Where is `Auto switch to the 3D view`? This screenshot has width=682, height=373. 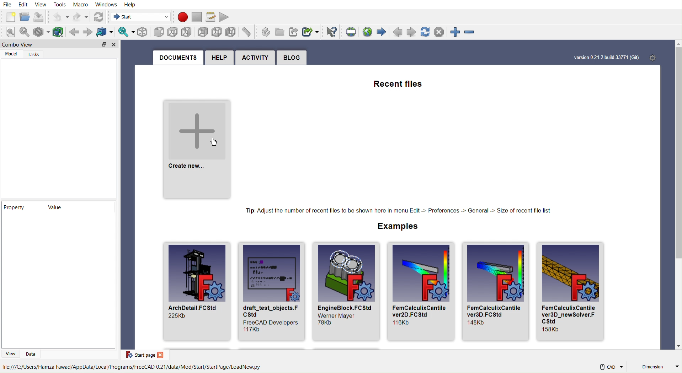 Auto switch to the 3D view is located at coordinates (125, 32).